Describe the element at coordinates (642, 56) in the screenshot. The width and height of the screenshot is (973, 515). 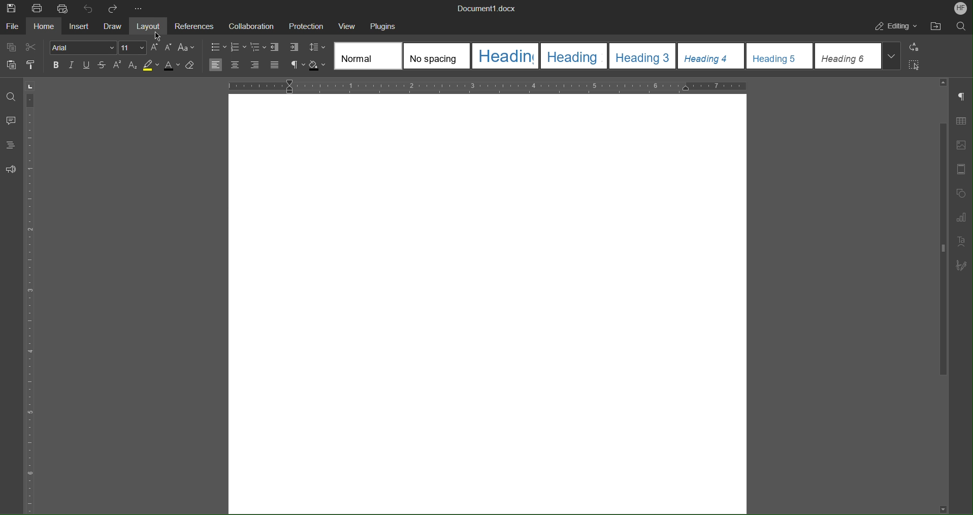
I see `Heading 3` at that location.